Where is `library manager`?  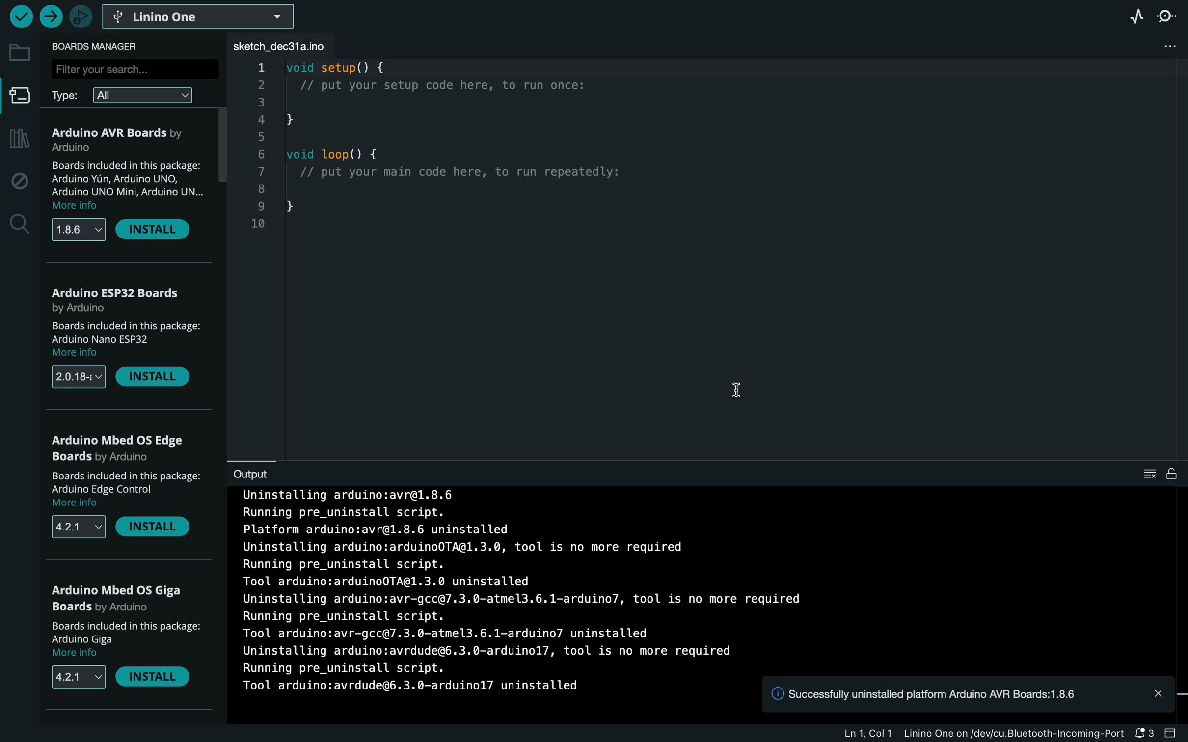
library manager is located at coordinates (19, 139).